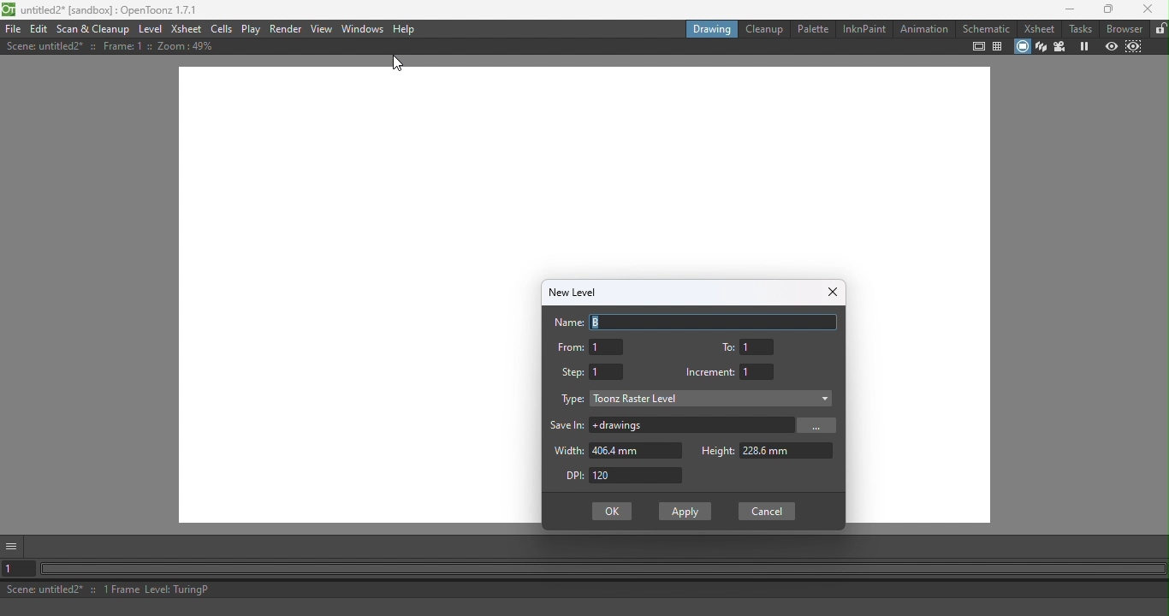 This screenshot has width=1169, height=616. What do you see at coordinates (565, 323) in the screenshot?
I see `Name` at bounding box center [565, 323].